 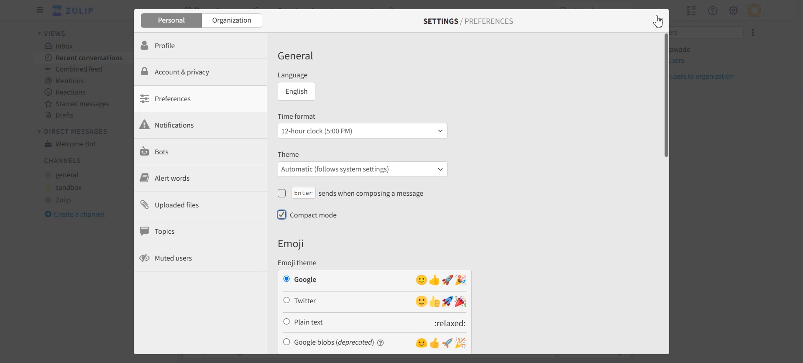 I want to click on Google blobs (deprecated), so click(x=376, y=343).